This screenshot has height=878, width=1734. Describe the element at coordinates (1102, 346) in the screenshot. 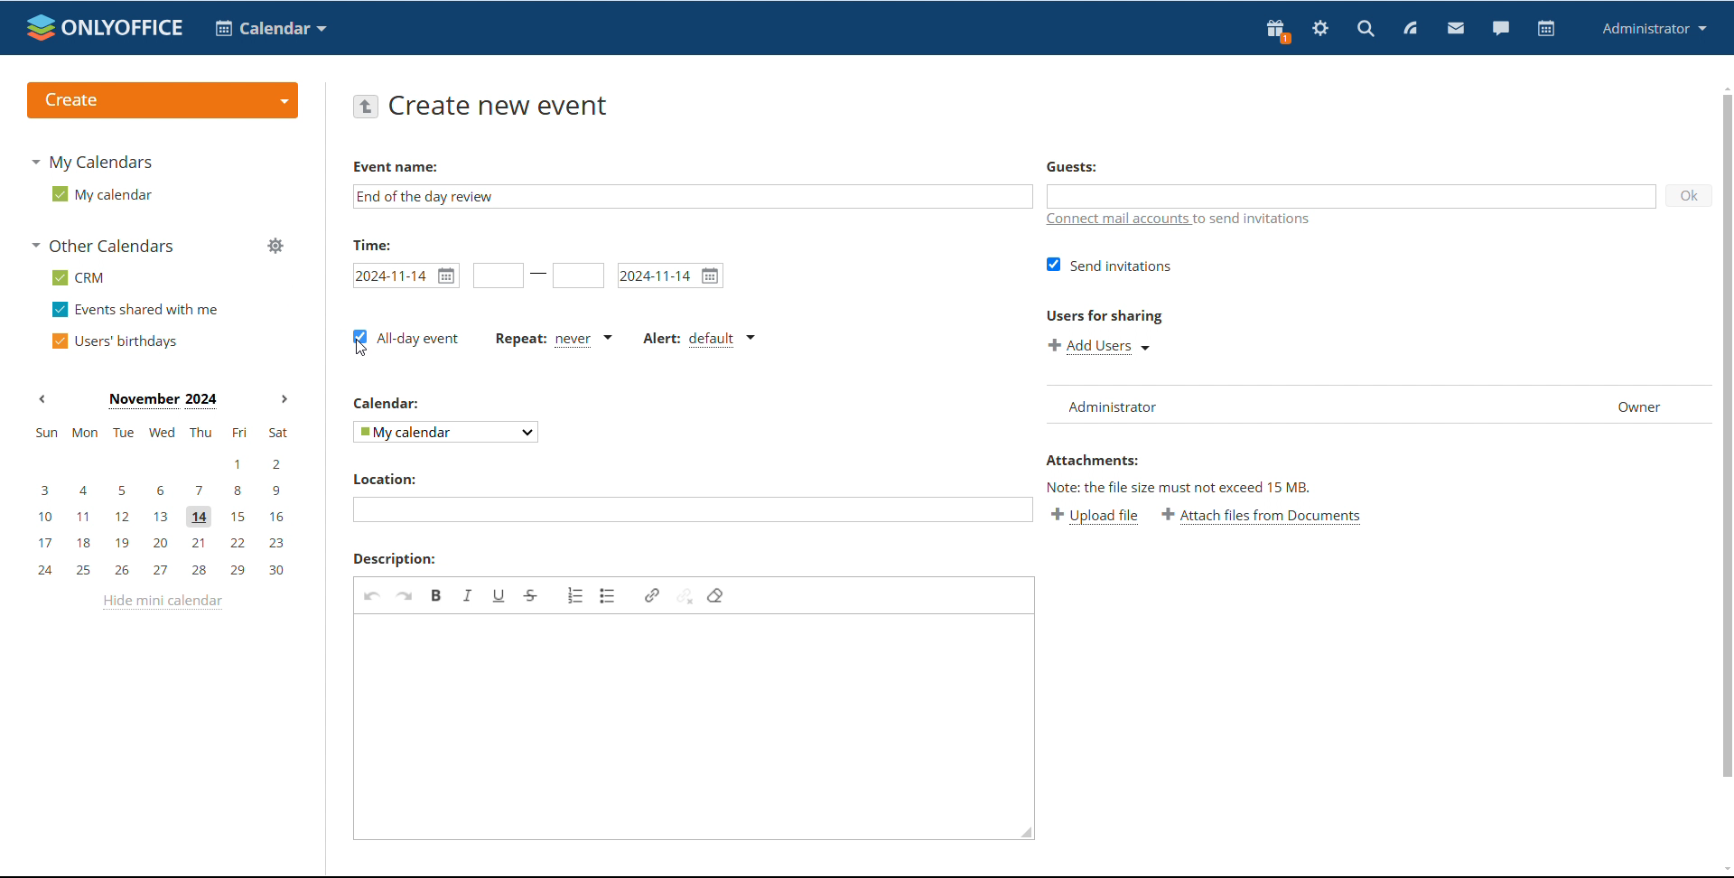

I see `add users` at that location.